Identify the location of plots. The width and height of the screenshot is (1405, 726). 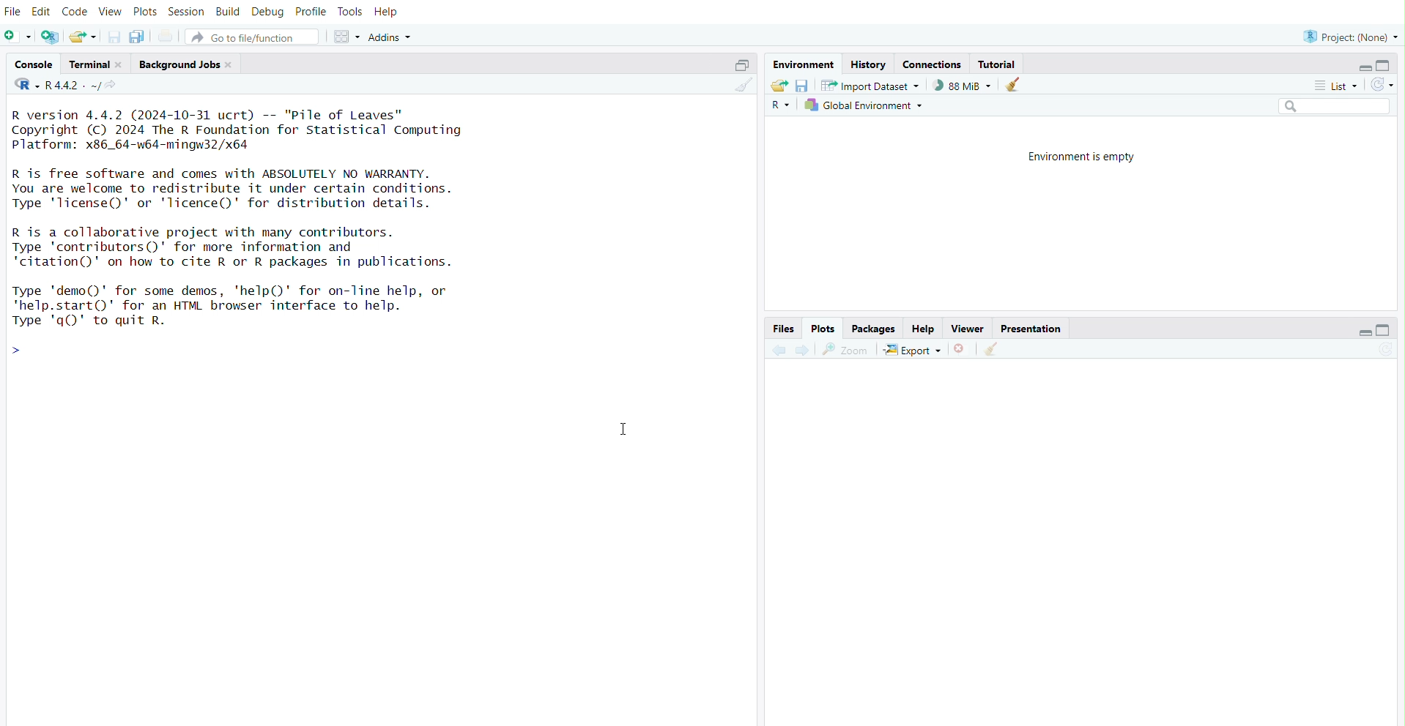
(144, 10).